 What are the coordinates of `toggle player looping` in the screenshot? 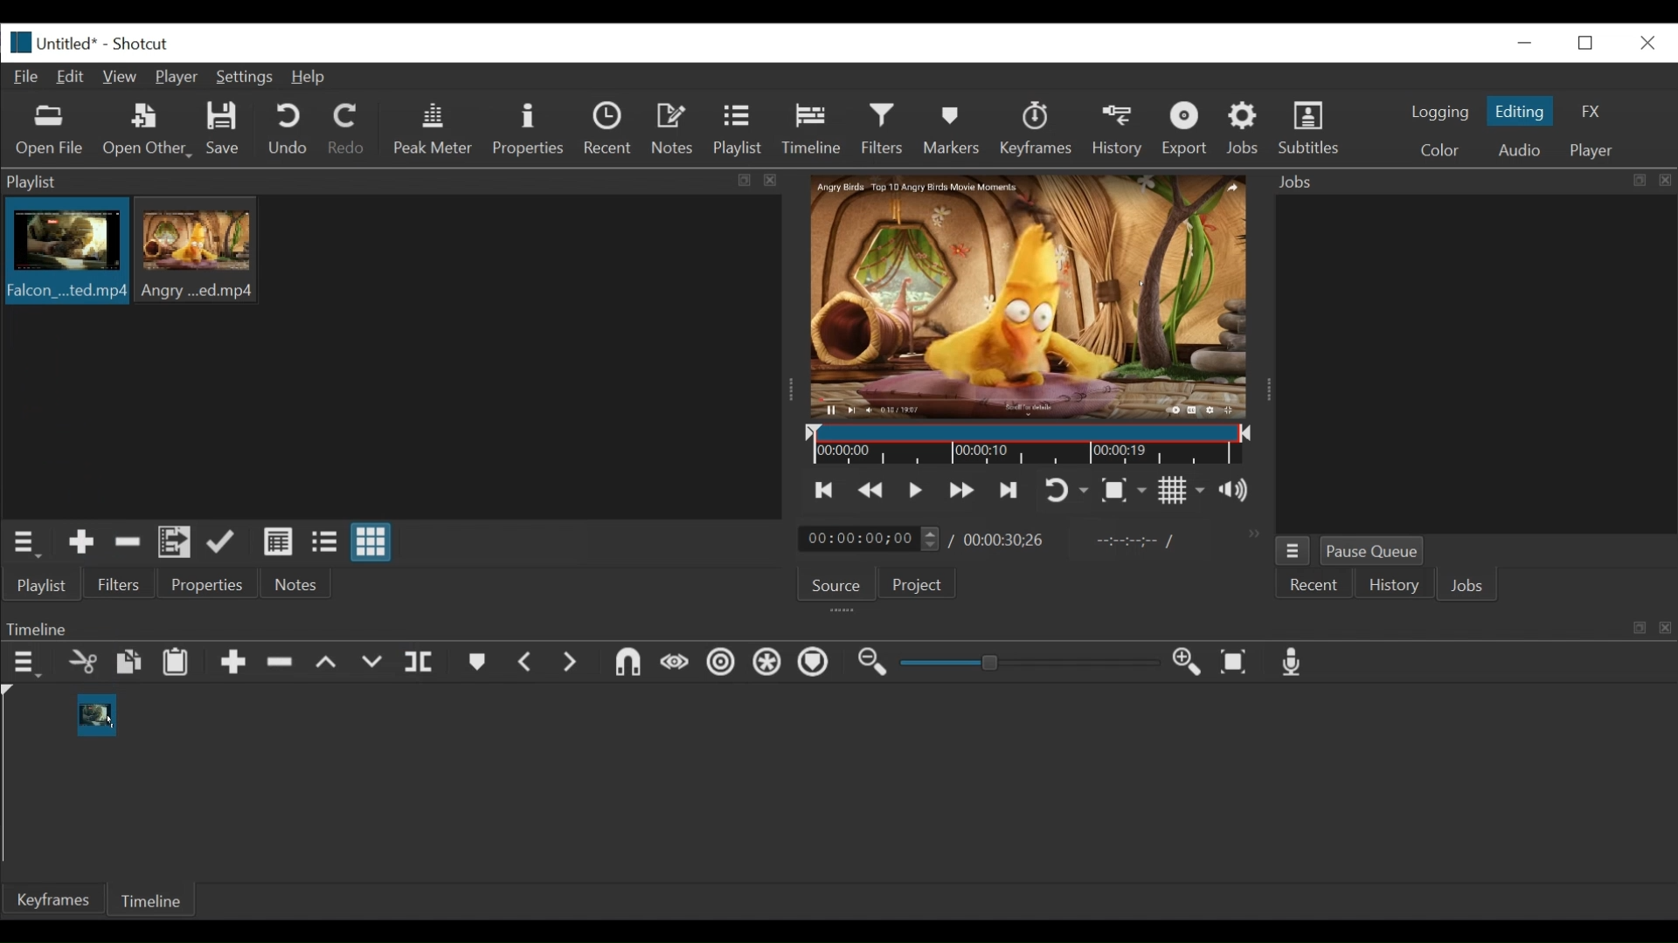 It's located at (1066, 492).